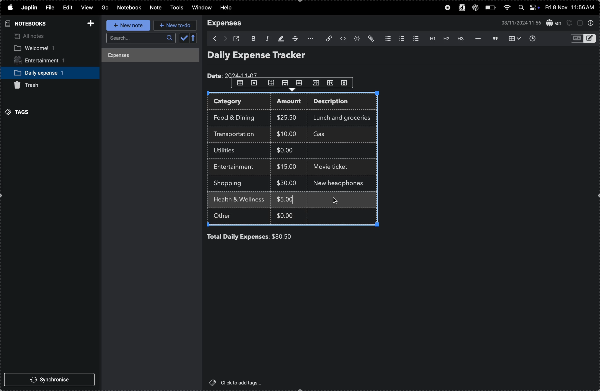  I want to click on battery, so click(490, 8).